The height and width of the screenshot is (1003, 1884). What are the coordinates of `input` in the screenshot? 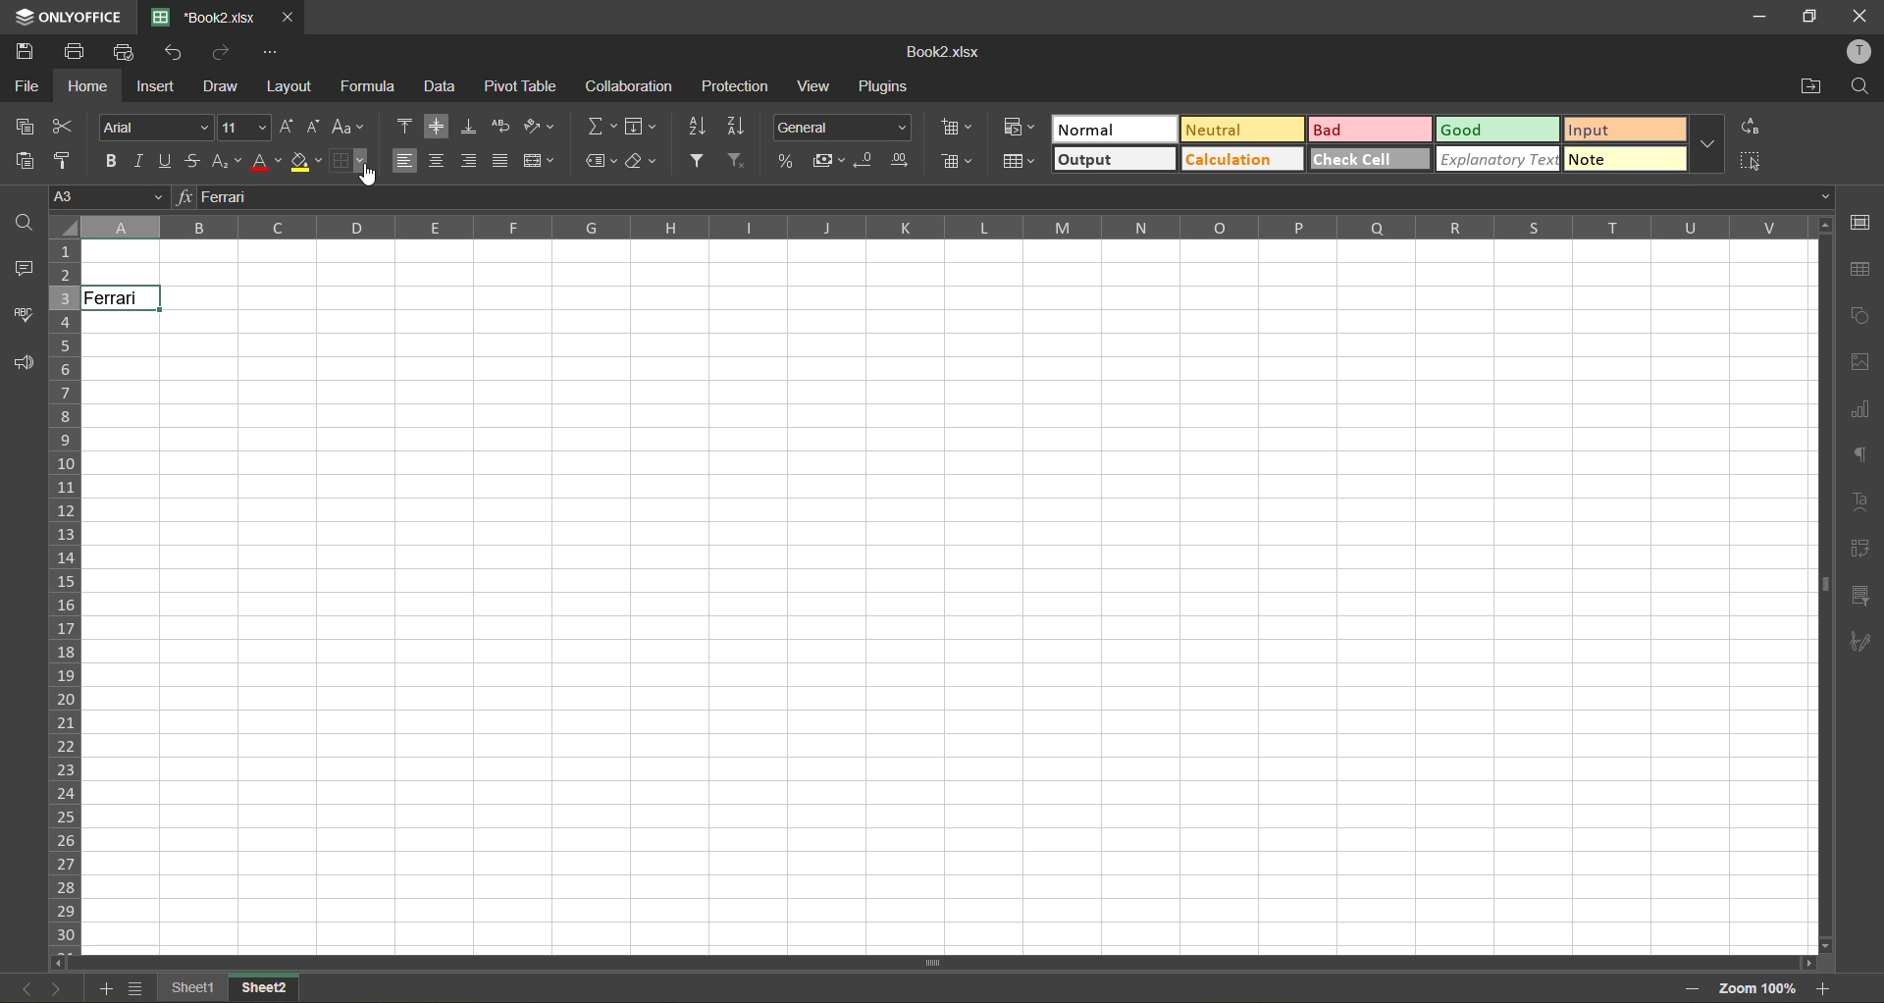 It's located at (1624, 130).